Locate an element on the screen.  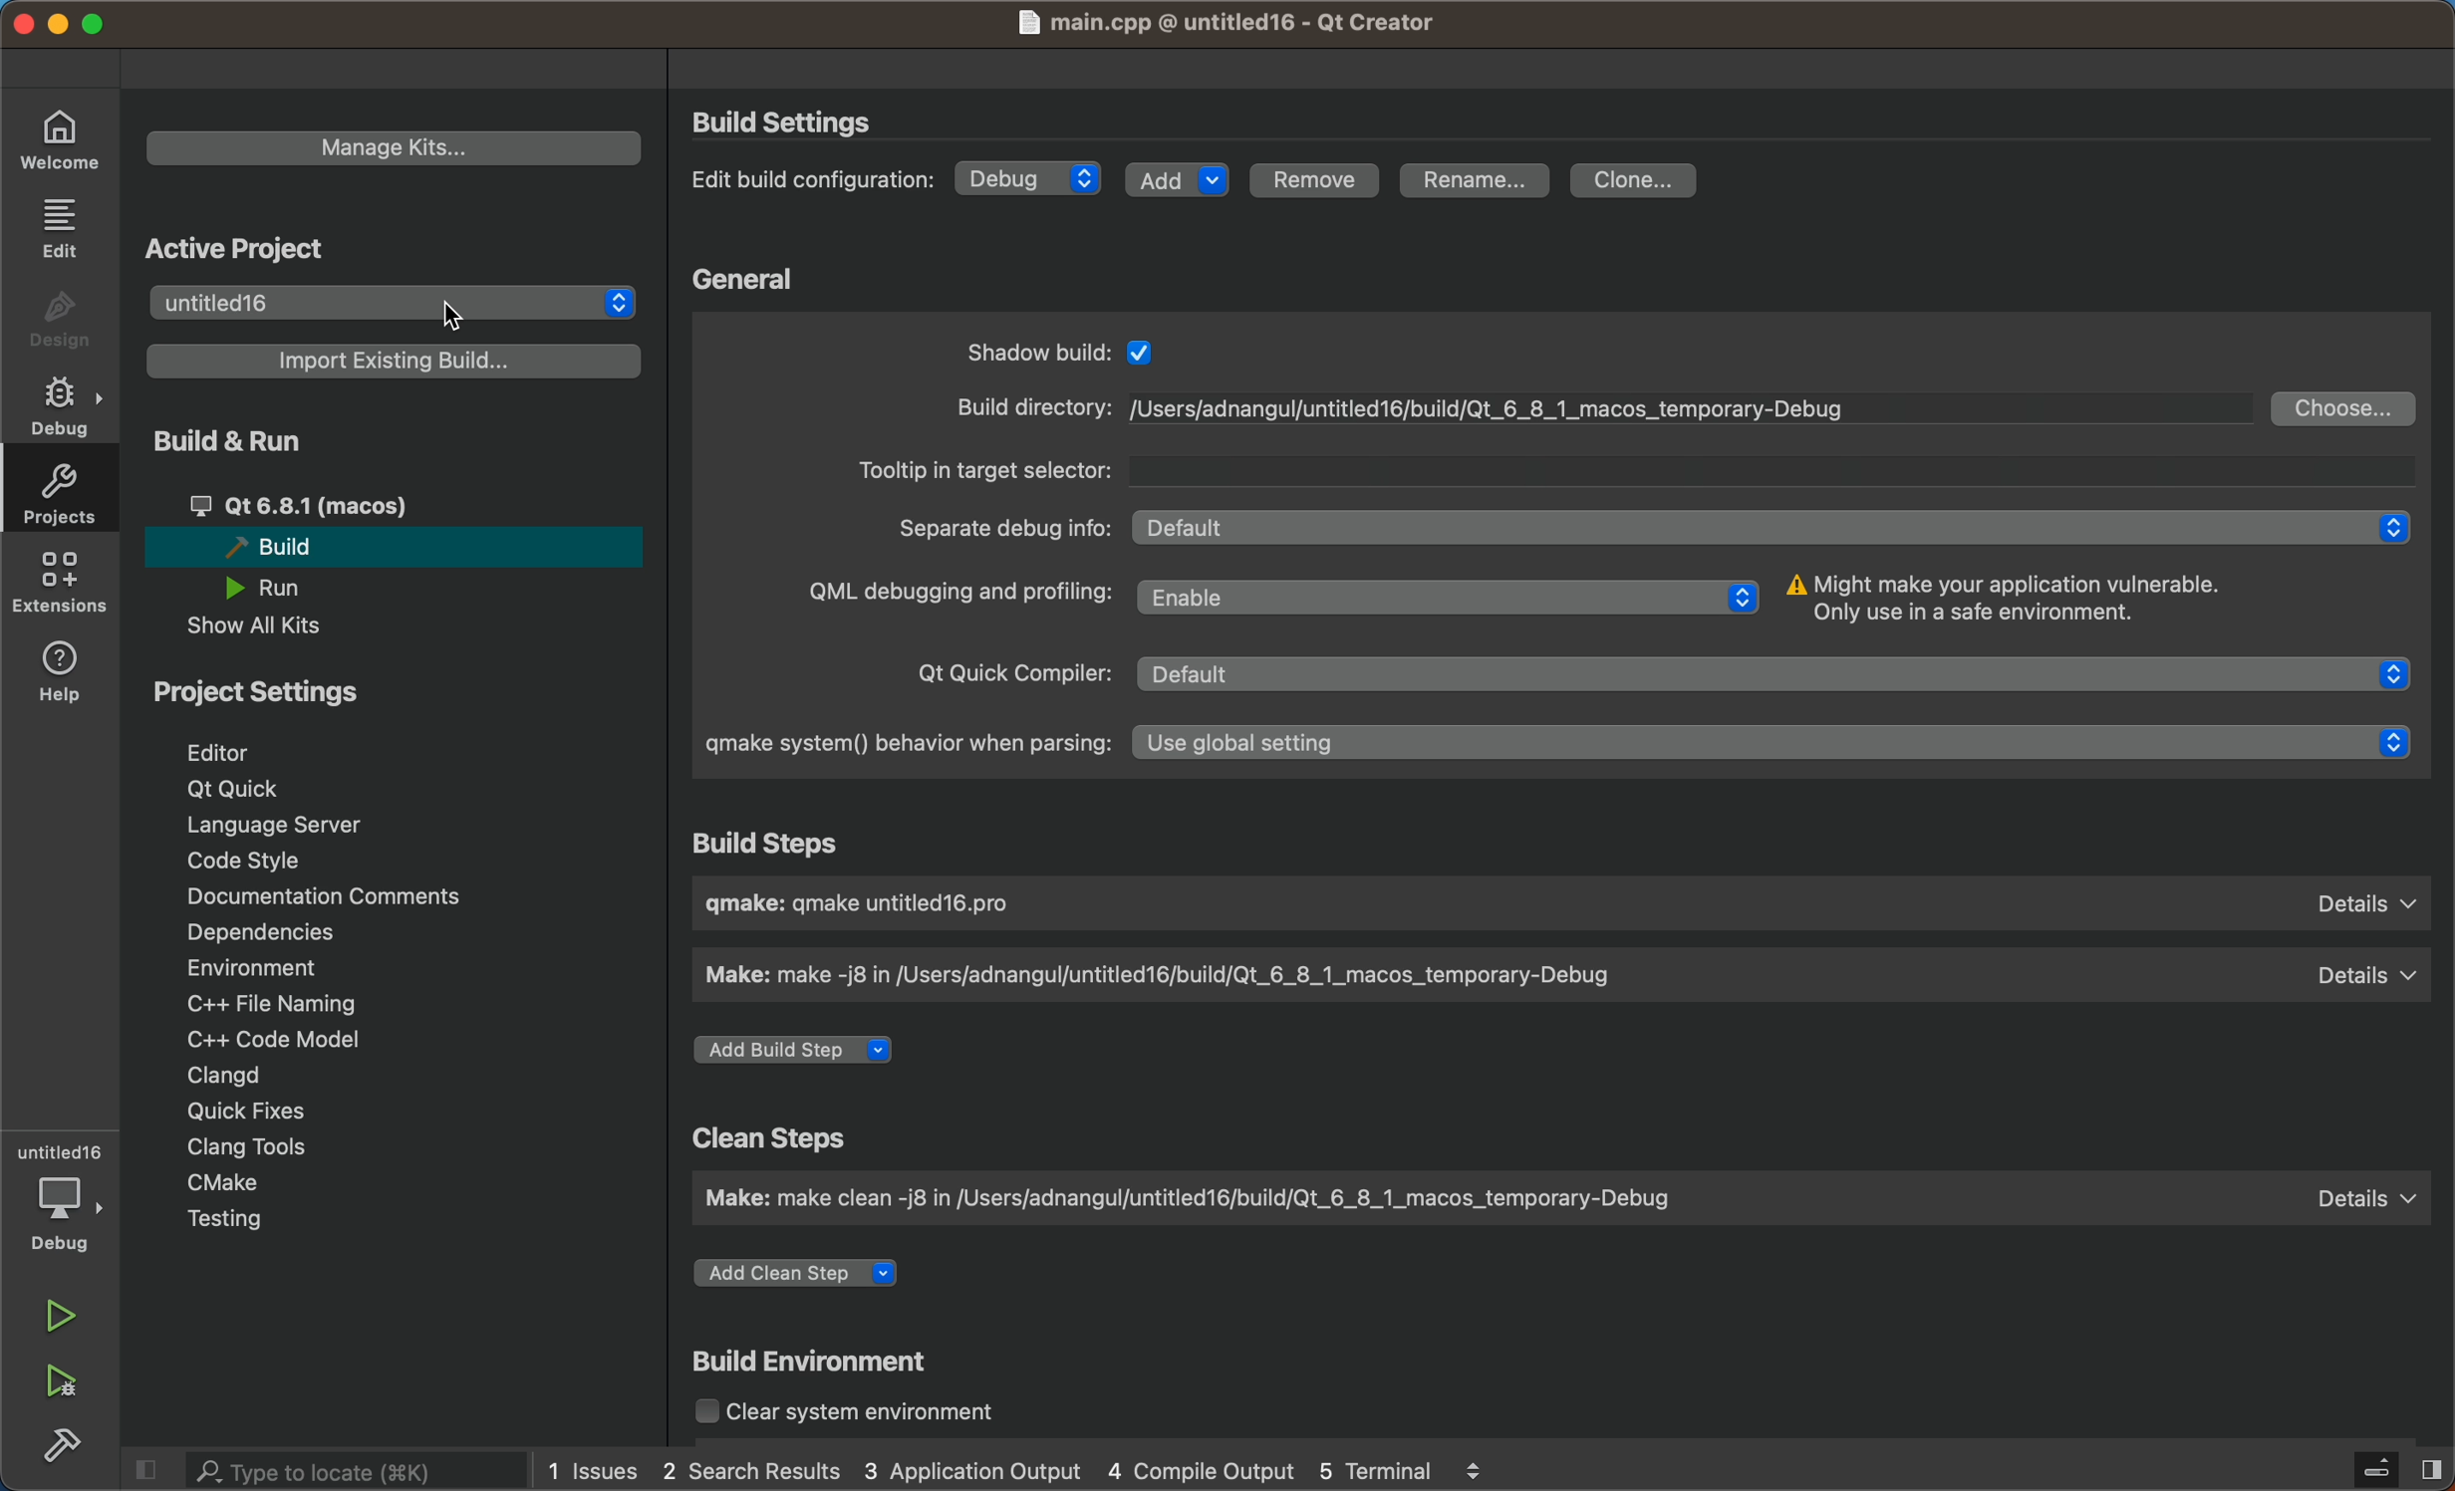
projects is located at coordinates (398, 307).